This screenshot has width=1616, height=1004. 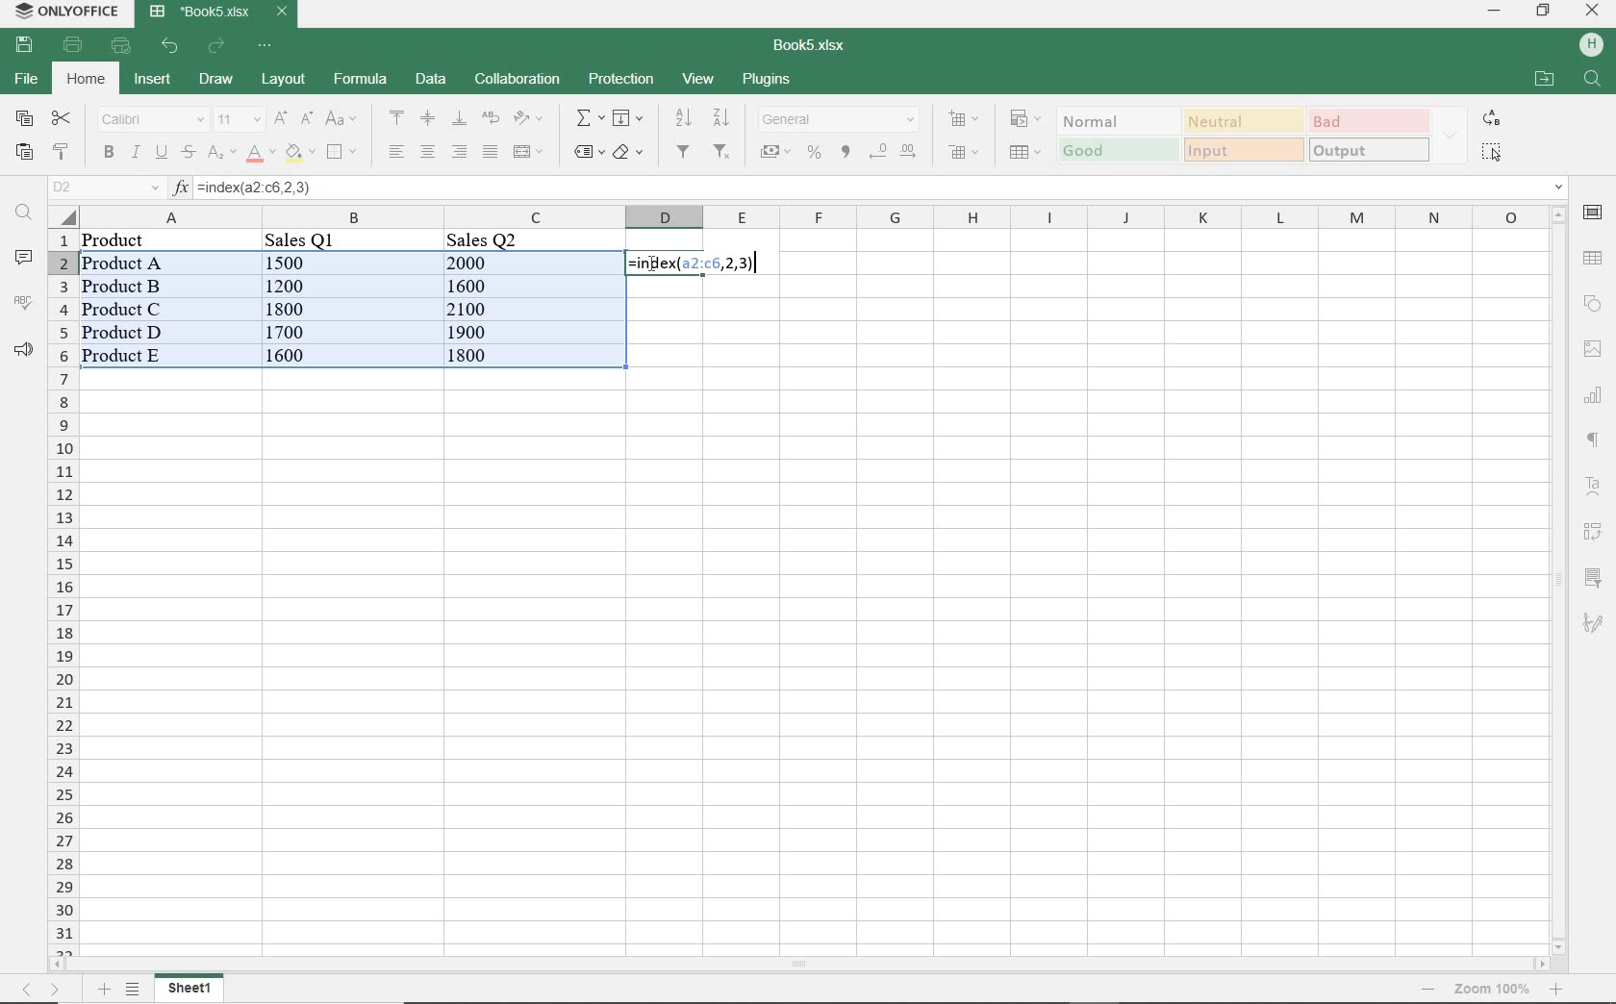 What do you see at coordinates (24, 151) in the screenshot?
I see `paste` at bounding box center [24, 151].